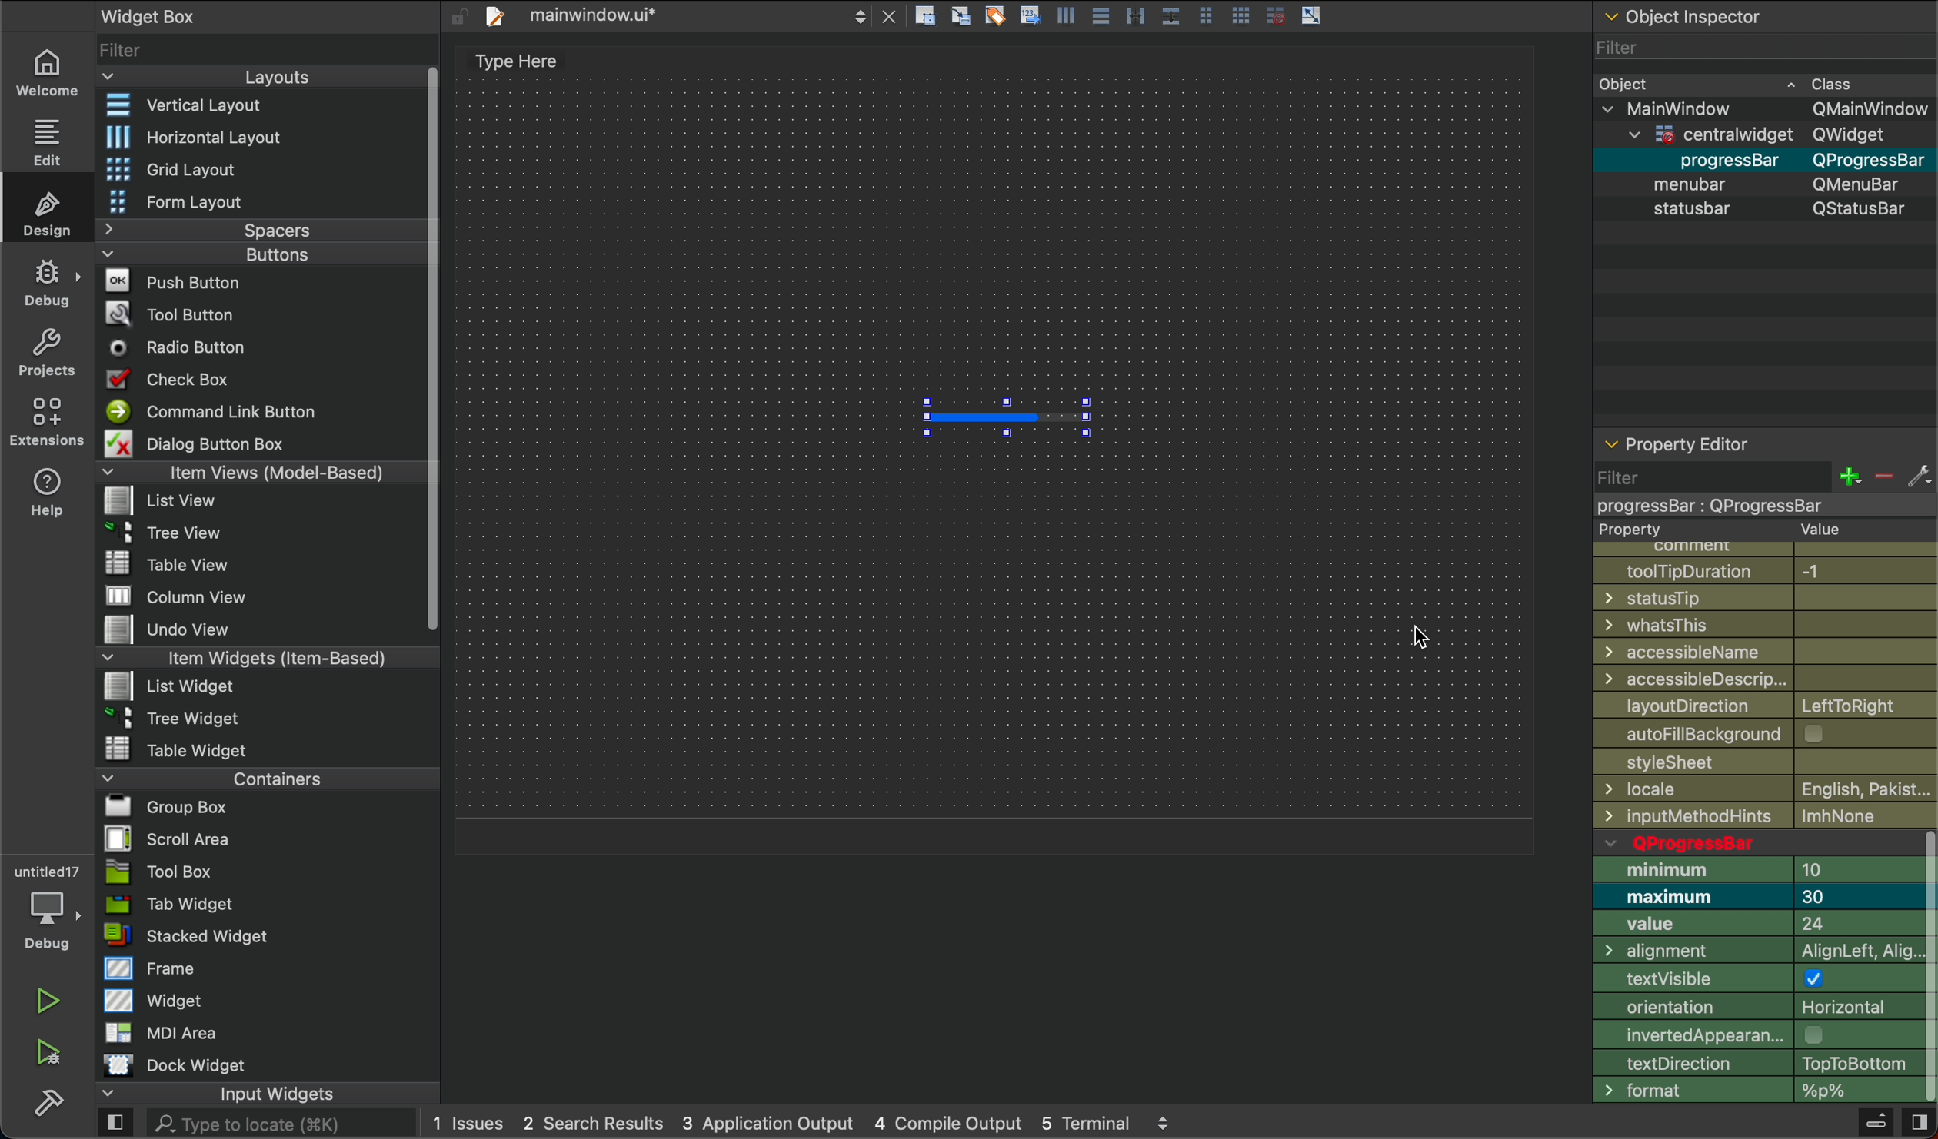 The image size is (1938, 1139). I want to click on help, so click(48, 491).